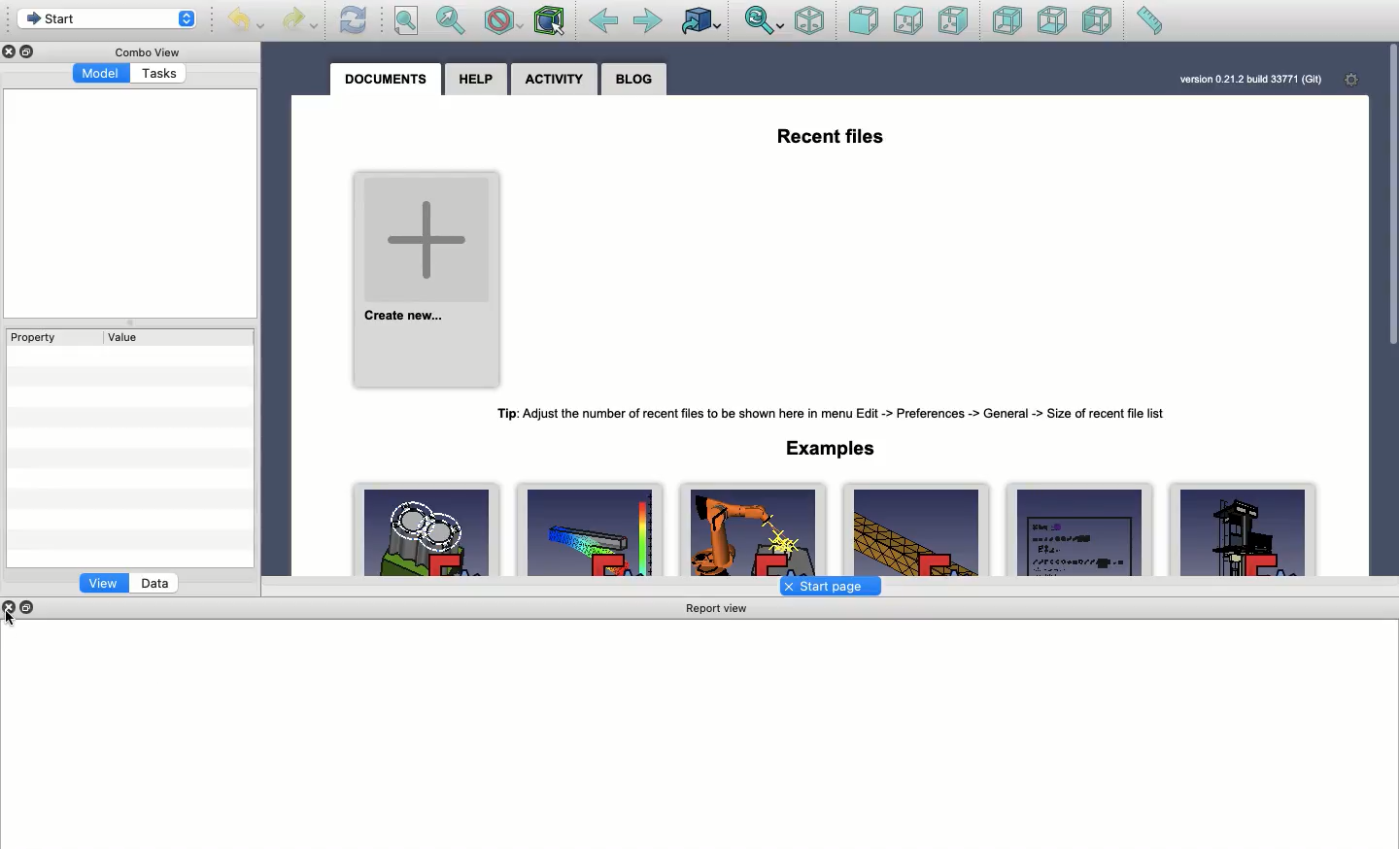  Describe the element at coordinates (105, 582) in the screenshot. I see `View` at that location.